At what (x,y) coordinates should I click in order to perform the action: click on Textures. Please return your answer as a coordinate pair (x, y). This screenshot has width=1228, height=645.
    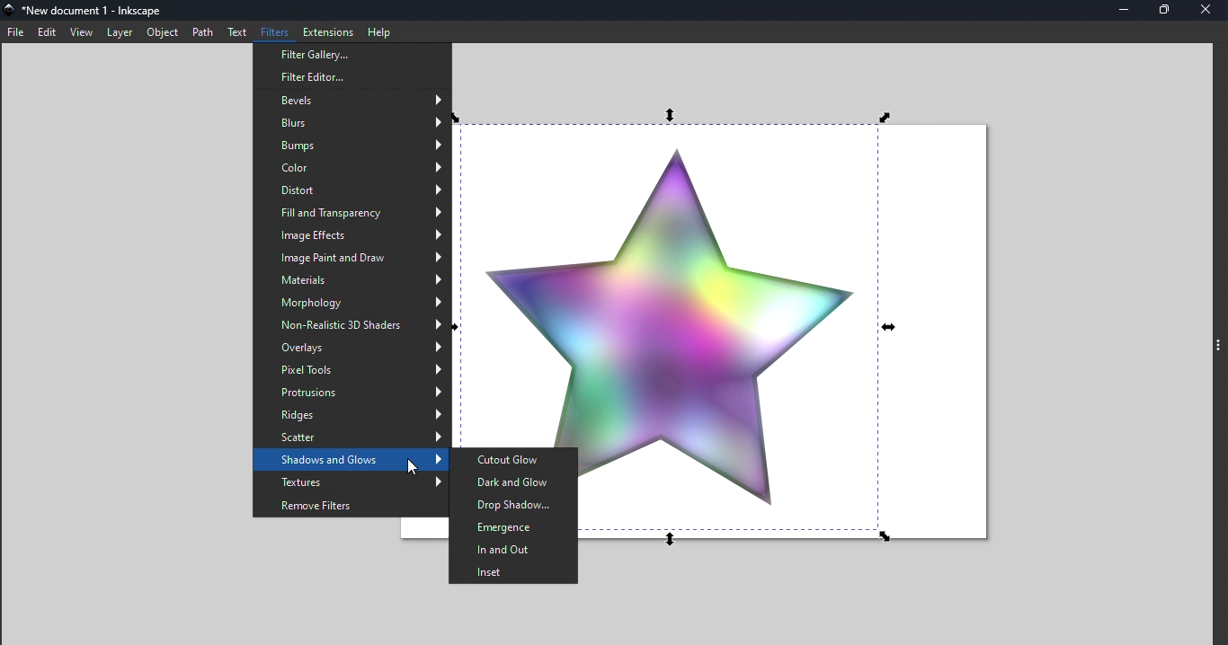
    Looking at the image, I should click on (352, 483).